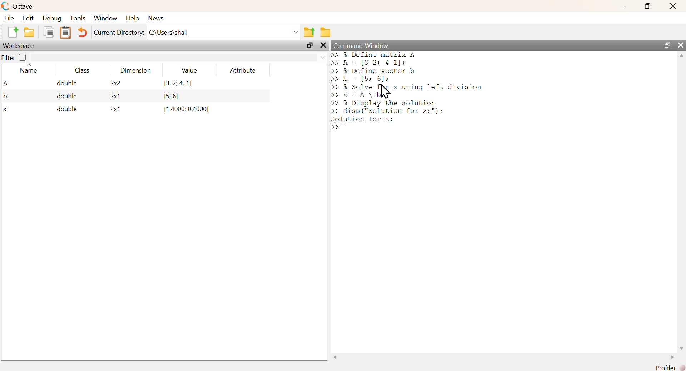 This screenshot has height=371, width=686. I want to click on window, so click(105, 19).